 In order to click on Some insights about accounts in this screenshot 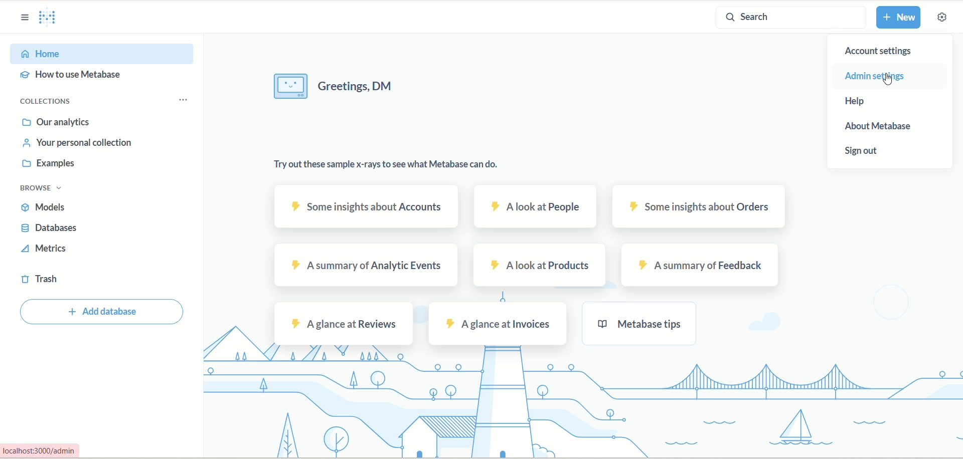, I will do `click(365, 206)`.